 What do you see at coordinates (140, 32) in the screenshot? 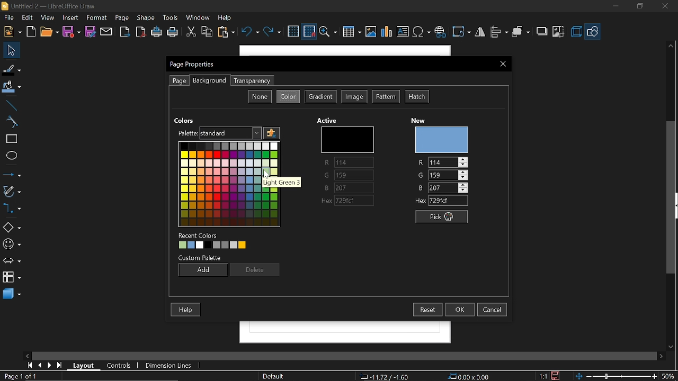
I see `Export as pdf` at bounding box center [140, 32].